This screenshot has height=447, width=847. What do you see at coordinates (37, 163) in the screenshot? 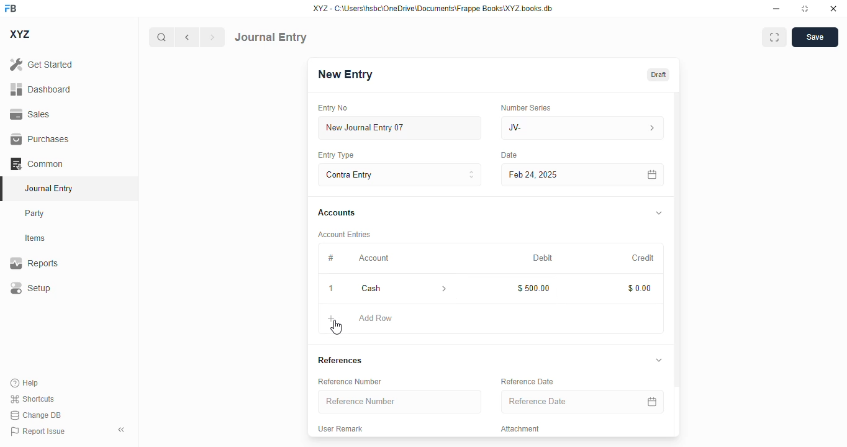
I see `common` at bounding box center [37, 163].